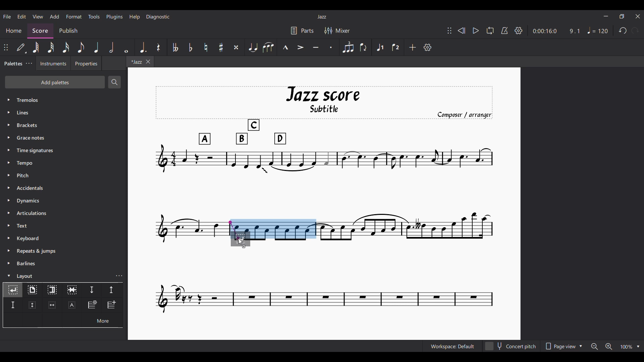 This screenshot has height=362, width=644. I want to click on Rest, so click(159, 47).